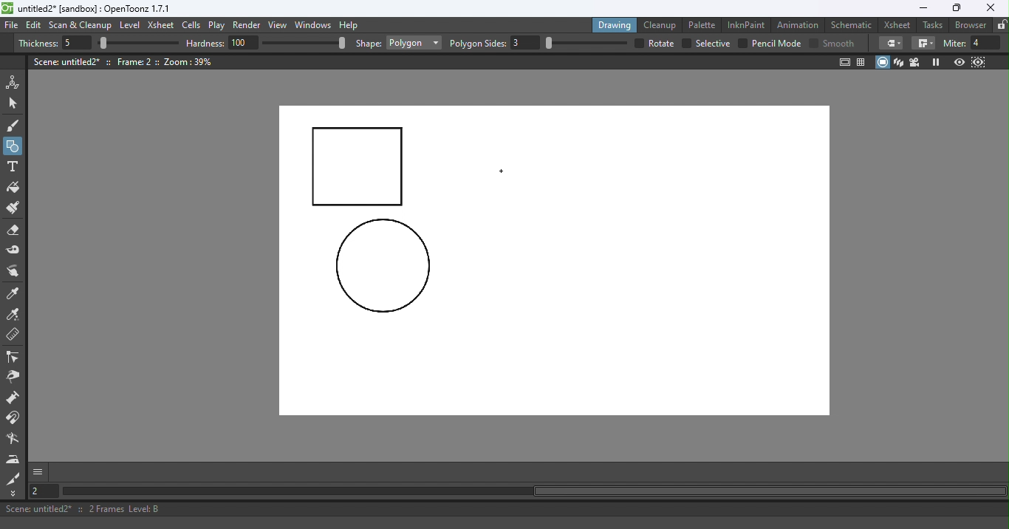 The height and width of the screenshot is (529, 1009). Describe the element at coordinates (38, 471) in the screenshot. I see `More options` at that location.